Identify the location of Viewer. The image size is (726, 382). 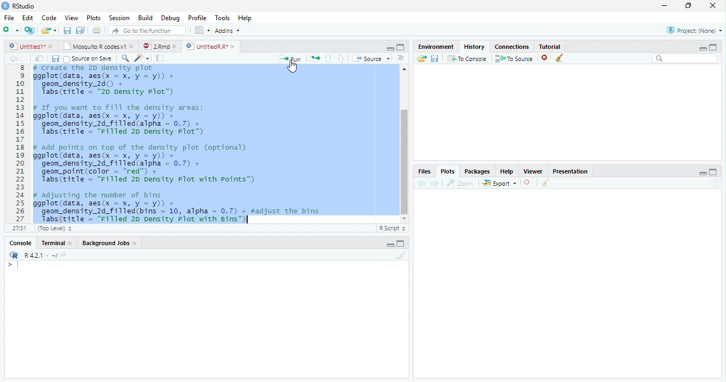
(532, 171).